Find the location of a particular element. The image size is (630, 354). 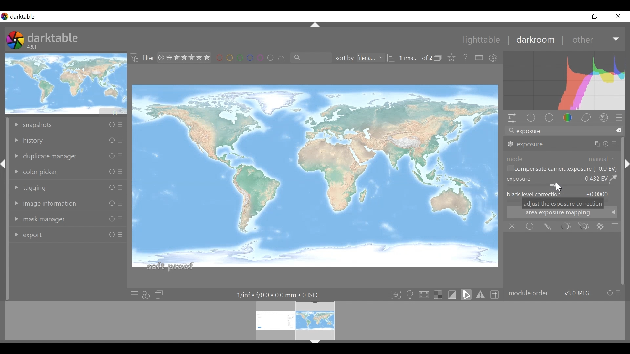

help is located at coordinates (466, 58).